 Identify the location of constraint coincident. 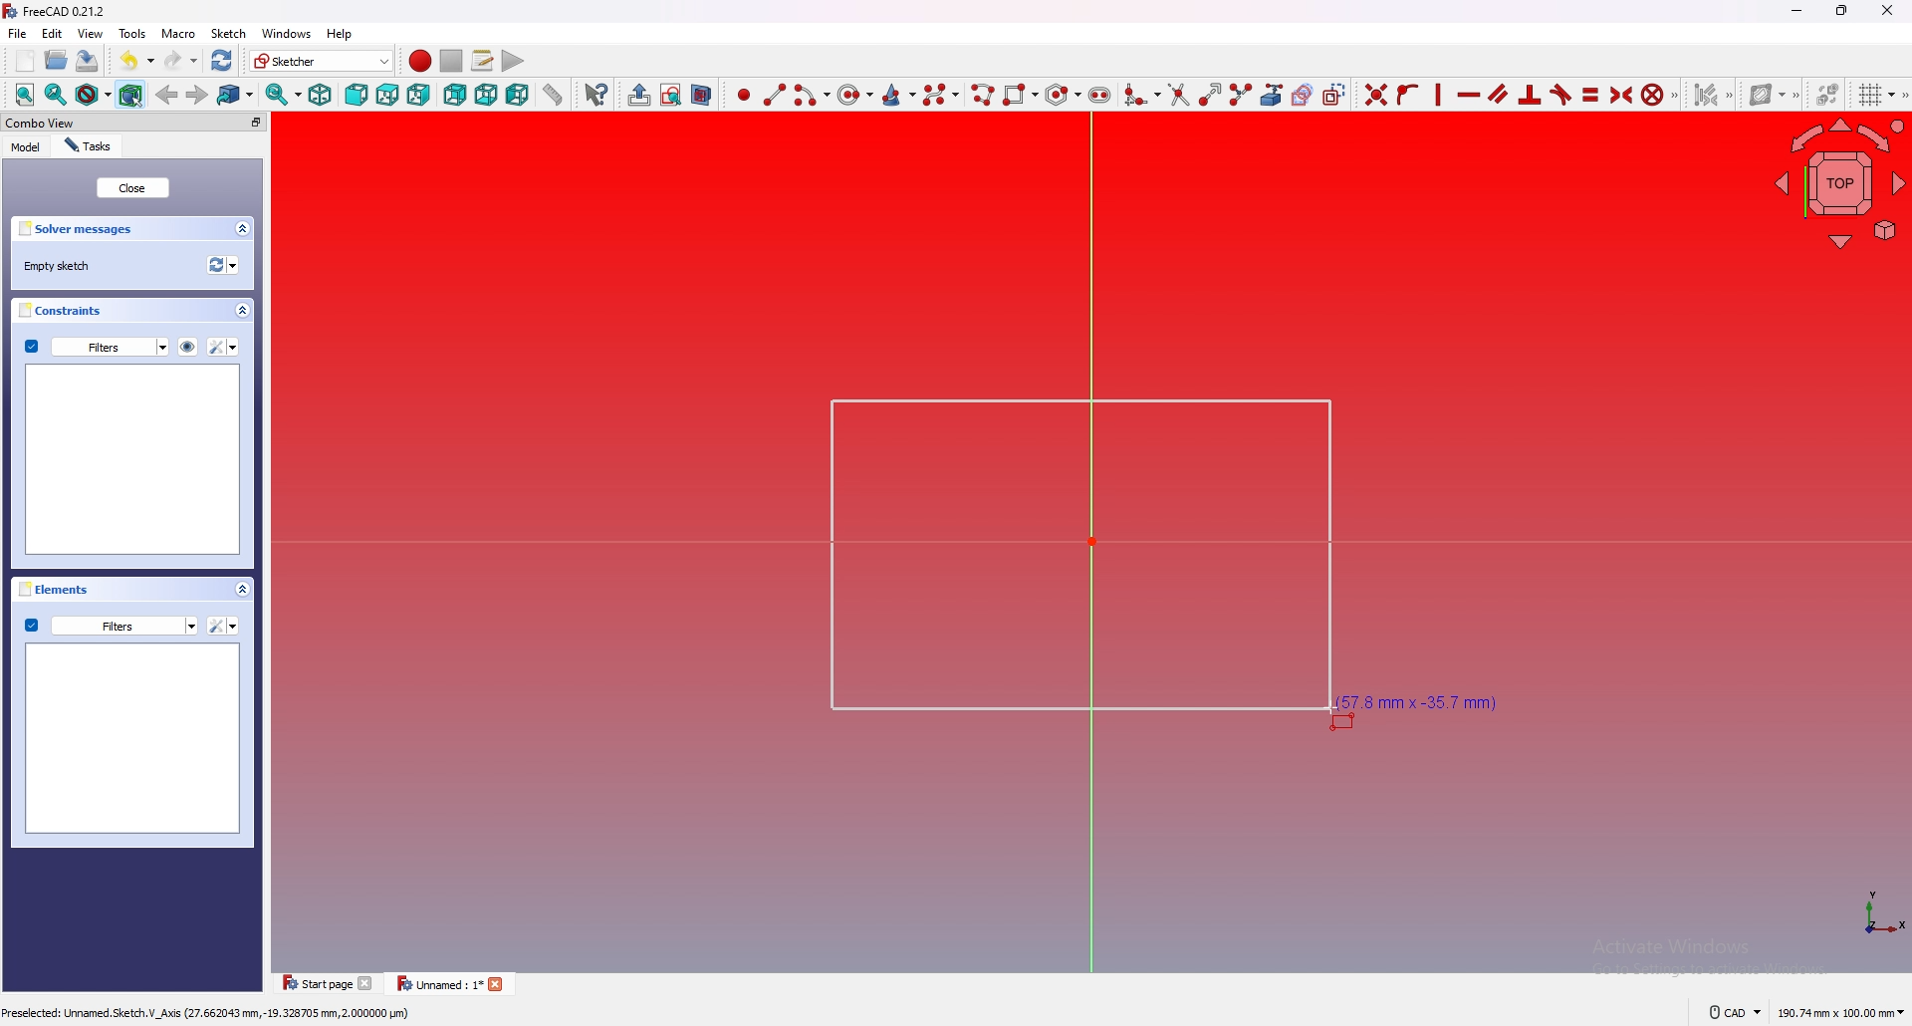
(1376, 94).